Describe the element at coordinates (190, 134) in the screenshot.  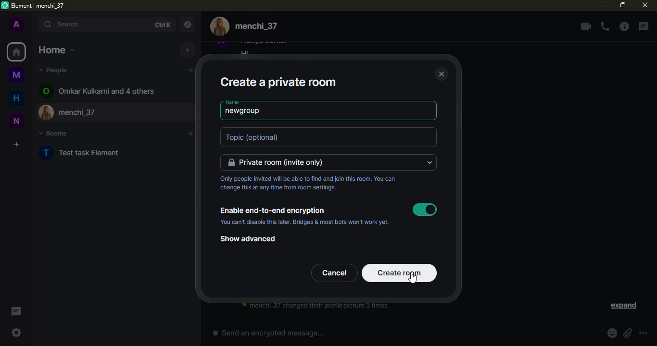
I see `add` at that location.